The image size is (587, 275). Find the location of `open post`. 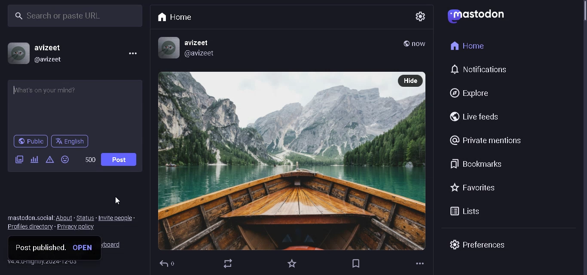

open post is located at coordinates (85, 248).